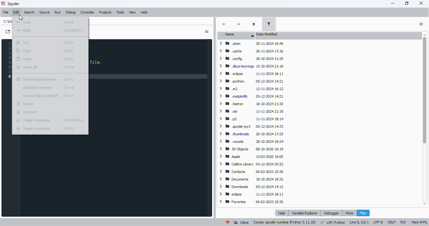 The image size is (429, 226). I want to click on help spyder!, so click(228, 222).